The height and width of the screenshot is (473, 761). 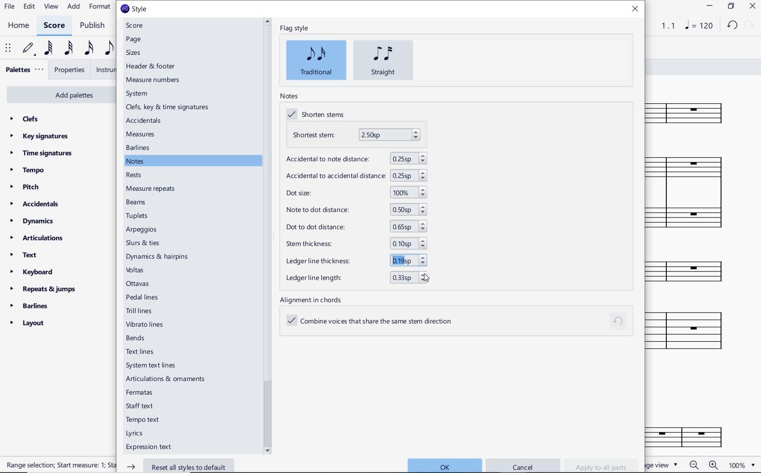 I want to click on publish, so click(x=94, y=26).